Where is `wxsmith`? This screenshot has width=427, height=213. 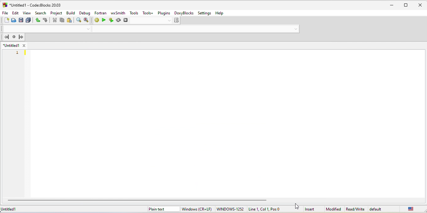 wxsmith is located at coordinates (118, 13).